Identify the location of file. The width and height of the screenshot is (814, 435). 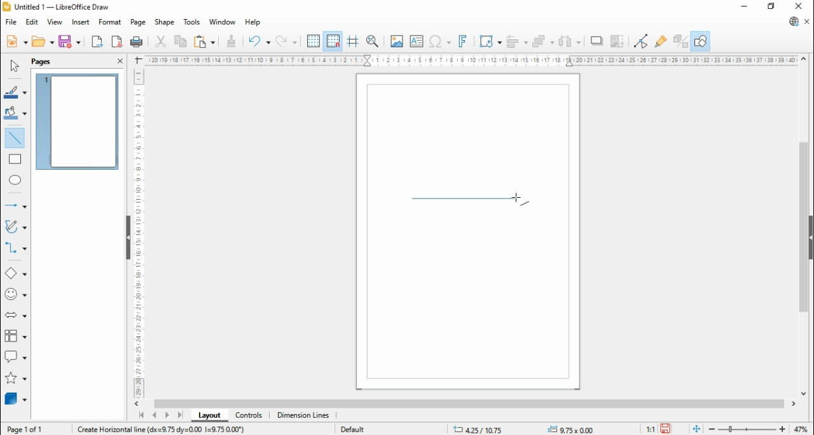
(10, 22).